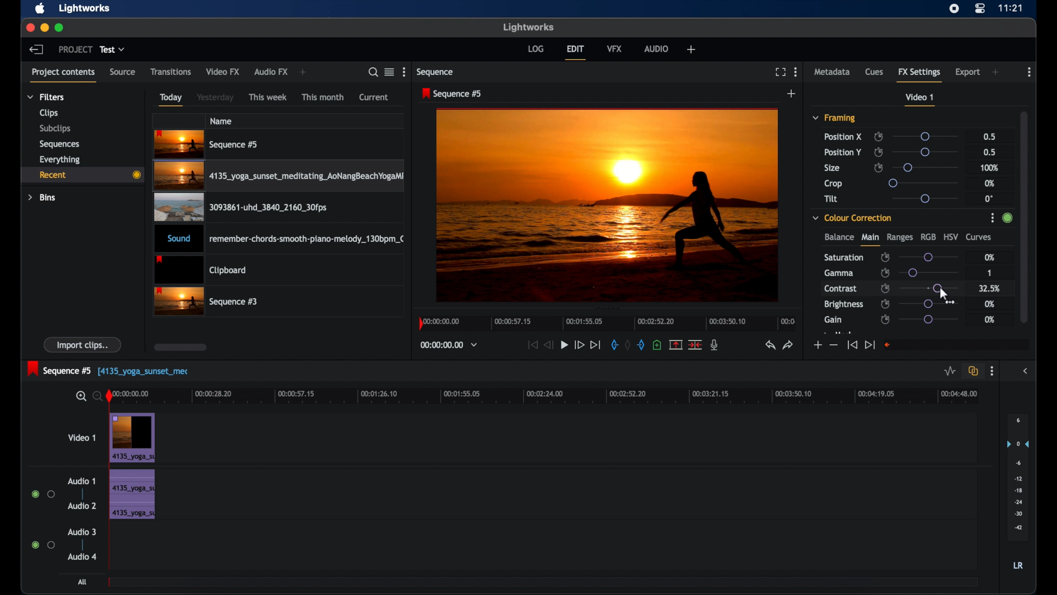 The image size is (1057, 595). Describe the element at coordinates (833, 183) in the screenshot. I see `crop` at that location.